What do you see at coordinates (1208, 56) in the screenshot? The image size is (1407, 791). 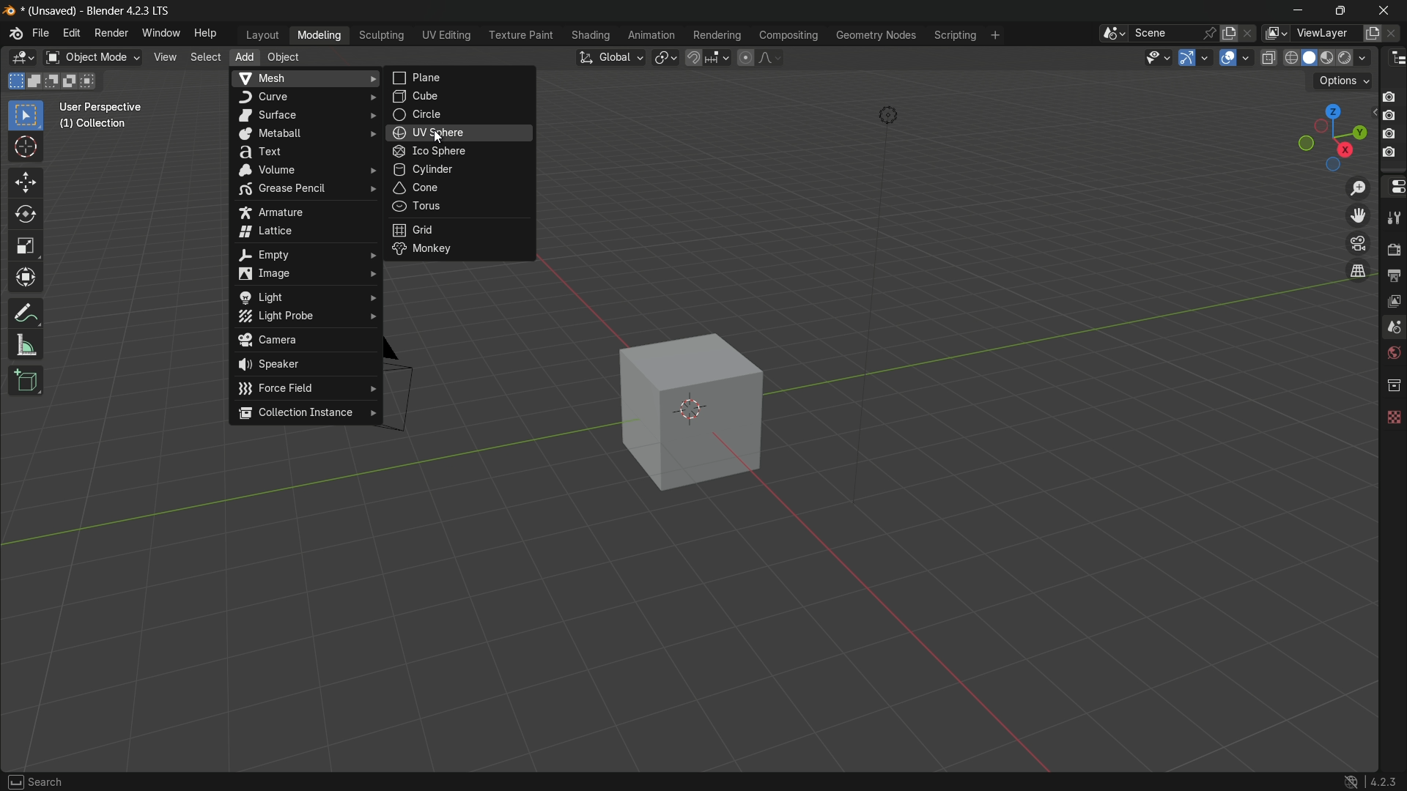 I see `gizmos` at bounding box center [1208, 56].